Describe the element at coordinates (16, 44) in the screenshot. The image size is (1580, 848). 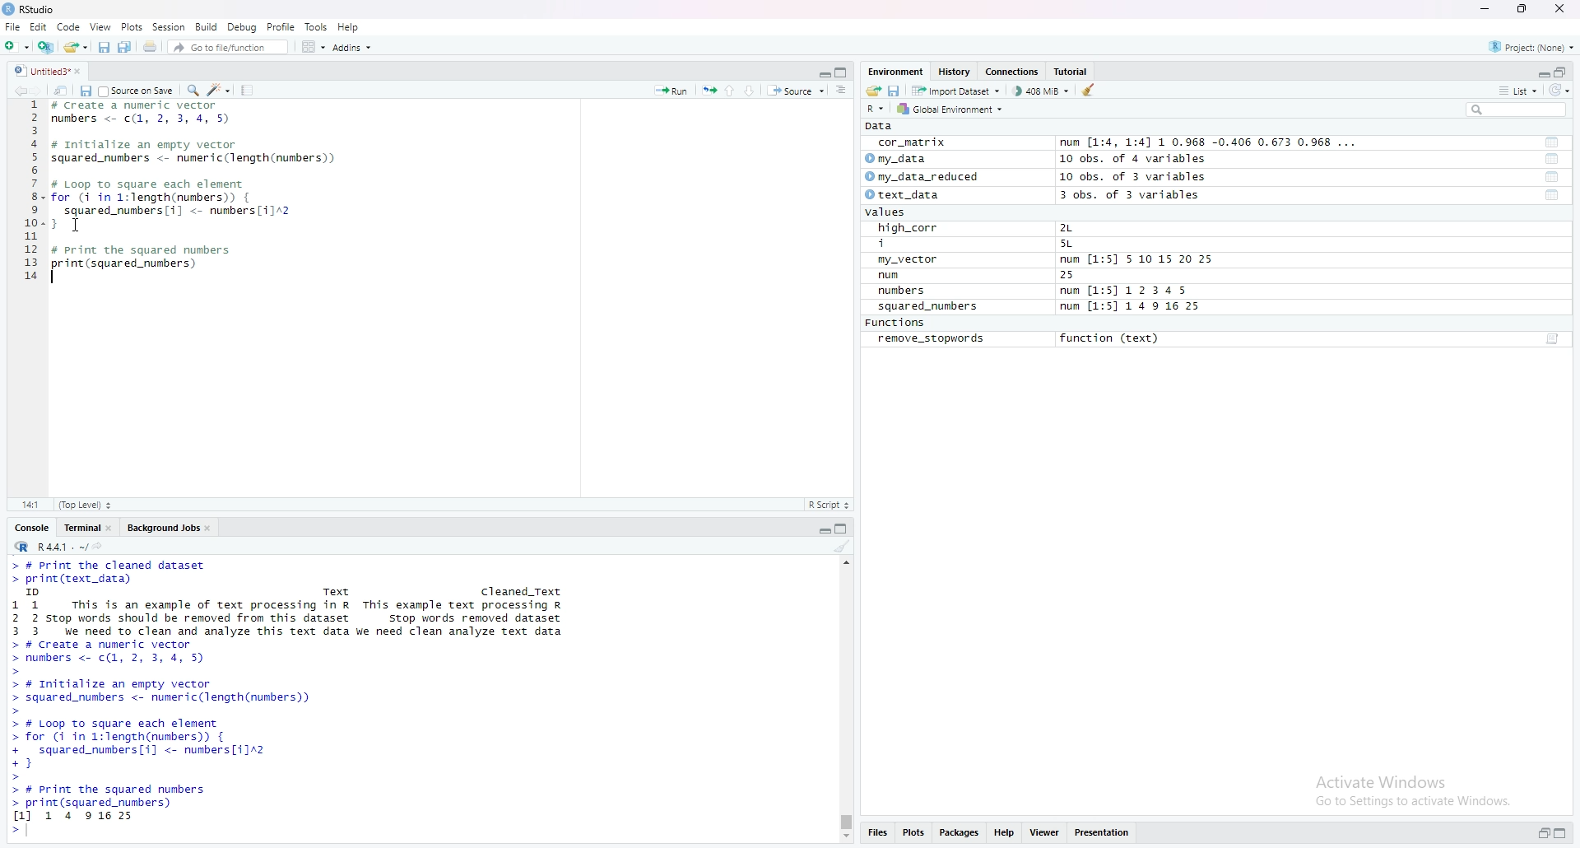
I see `New File` at that location.